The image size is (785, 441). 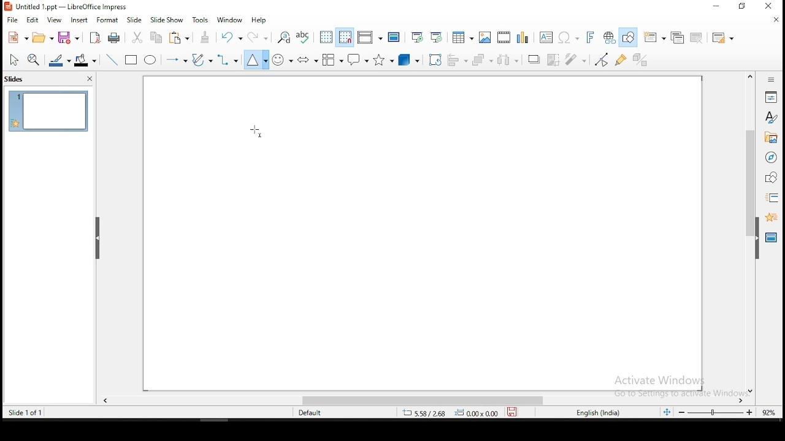 I want to click on icon and file name, so click(x=68, y=7).